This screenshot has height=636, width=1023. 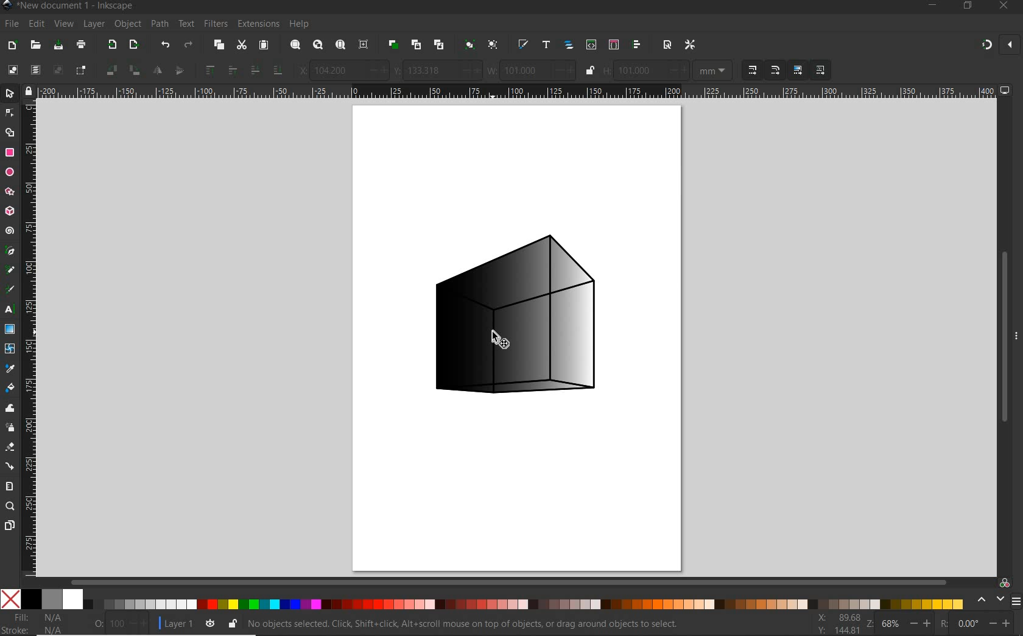 I want to click on HEIGHT OF SELECTION, so click(x=608, y=71).